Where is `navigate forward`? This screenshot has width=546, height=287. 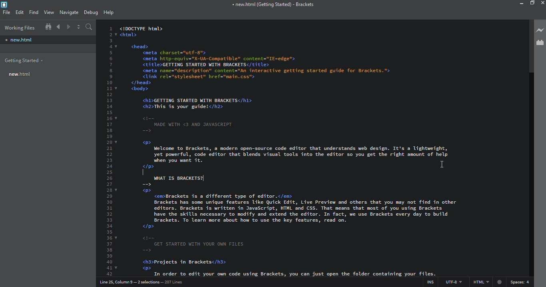 navigate forward is located at coordinates (69, 27).